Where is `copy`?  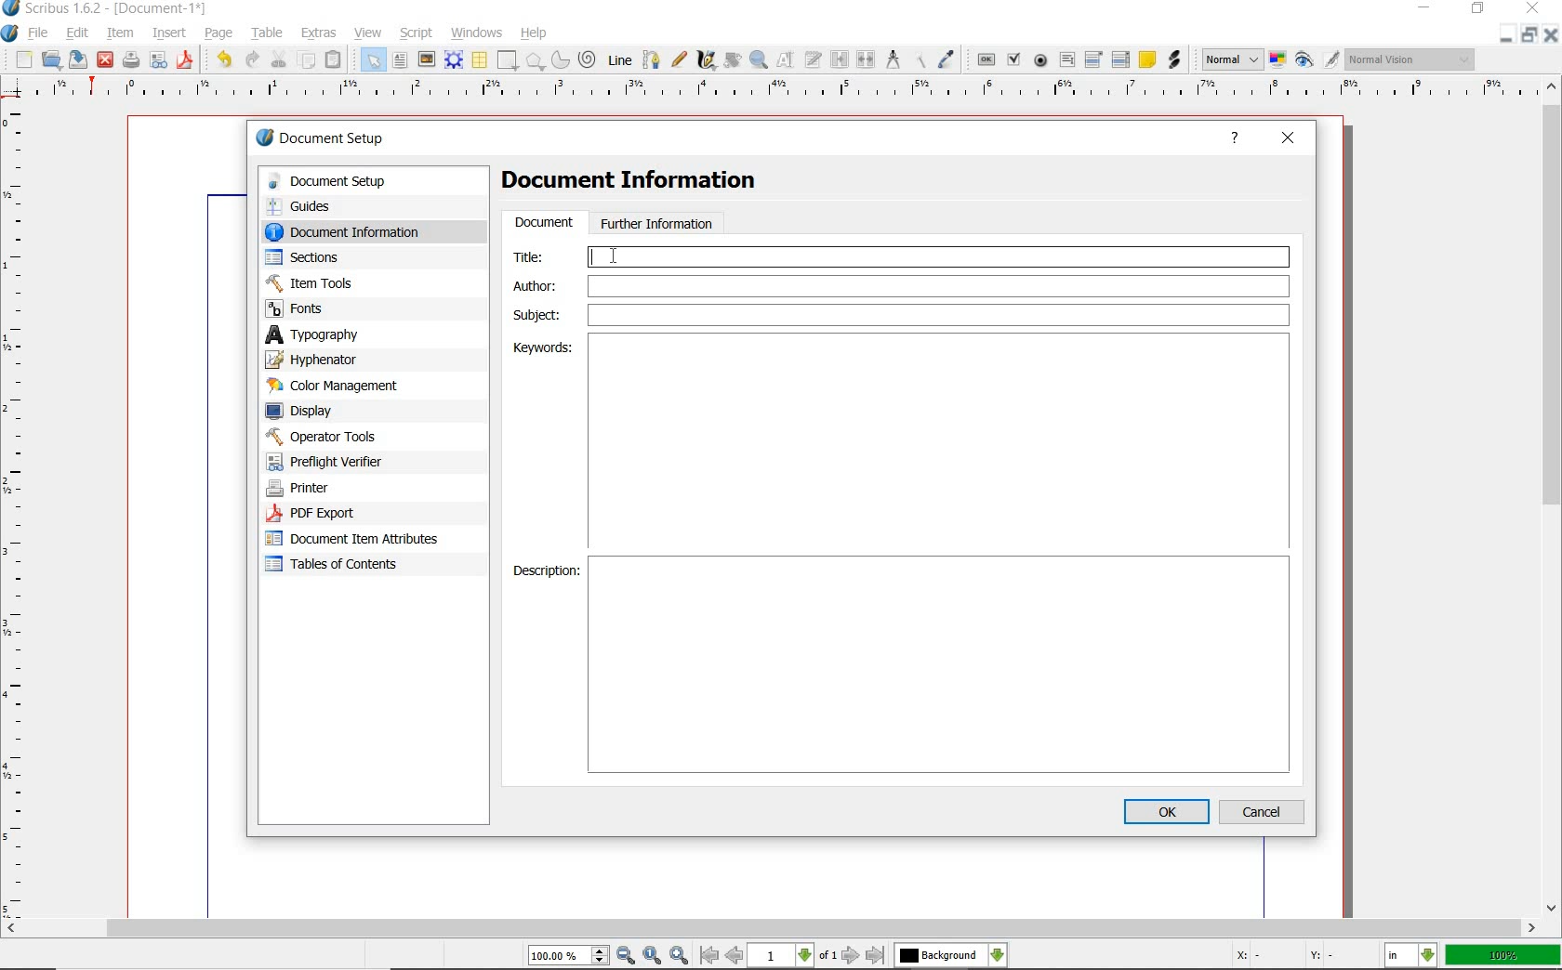
copy is located at coordinates (307, 59).